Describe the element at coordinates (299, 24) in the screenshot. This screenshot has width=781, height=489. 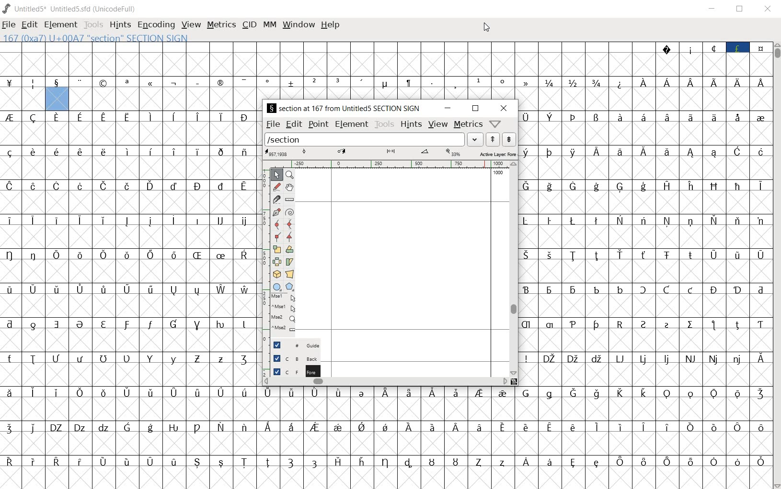
I see `window` at that location.